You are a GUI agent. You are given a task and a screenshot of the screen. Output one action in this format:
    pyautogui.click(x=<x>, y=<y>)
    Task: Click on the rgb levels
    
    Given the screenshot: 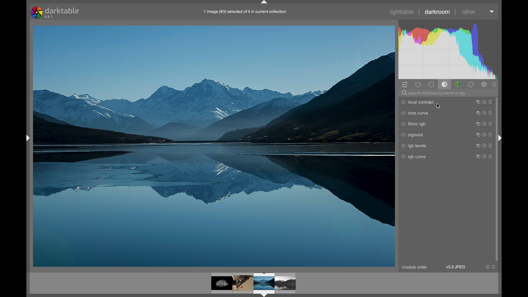 What is the action you would take?
    pyautogui.click(x=414, y=146)
    